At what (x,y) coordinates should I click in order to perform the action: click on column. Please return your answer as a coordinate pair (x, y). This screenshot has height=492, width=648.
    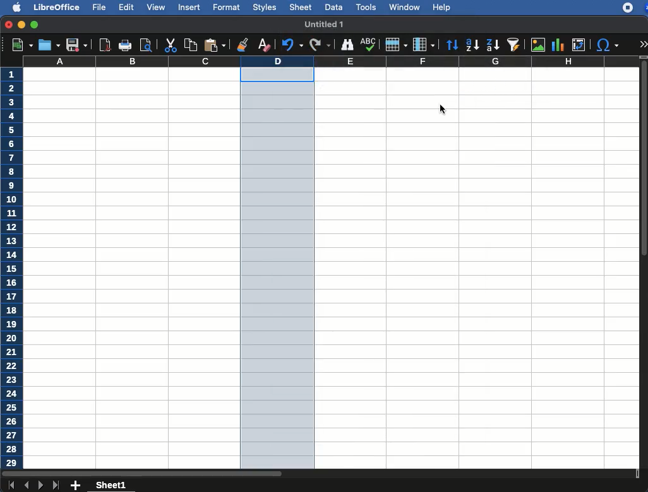
    Looking at the image, I should click on (425, 44).